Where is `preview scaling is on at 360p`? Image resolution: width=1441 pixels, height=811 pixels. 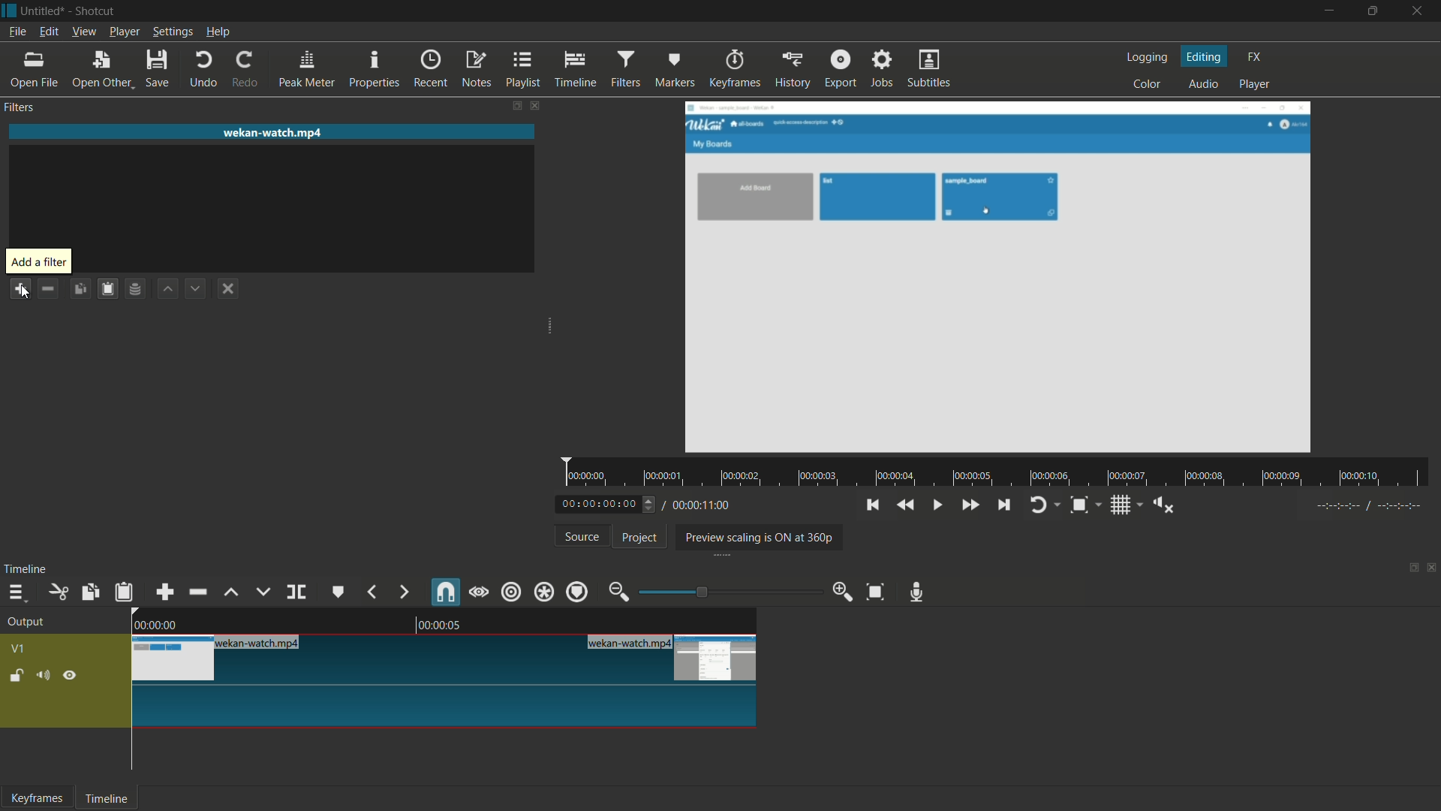
preview scaling is on at 360p is located at coordinates (760, 536).